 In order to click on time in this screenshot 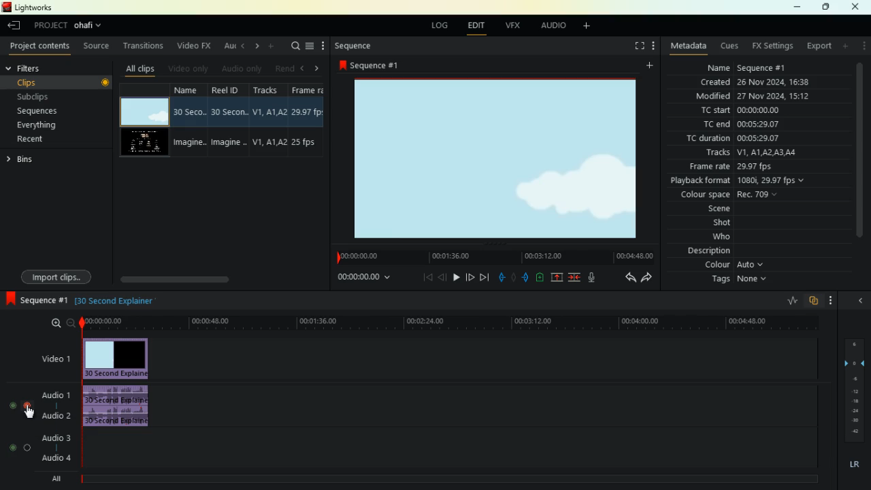, I will do `click(362, 279)`.